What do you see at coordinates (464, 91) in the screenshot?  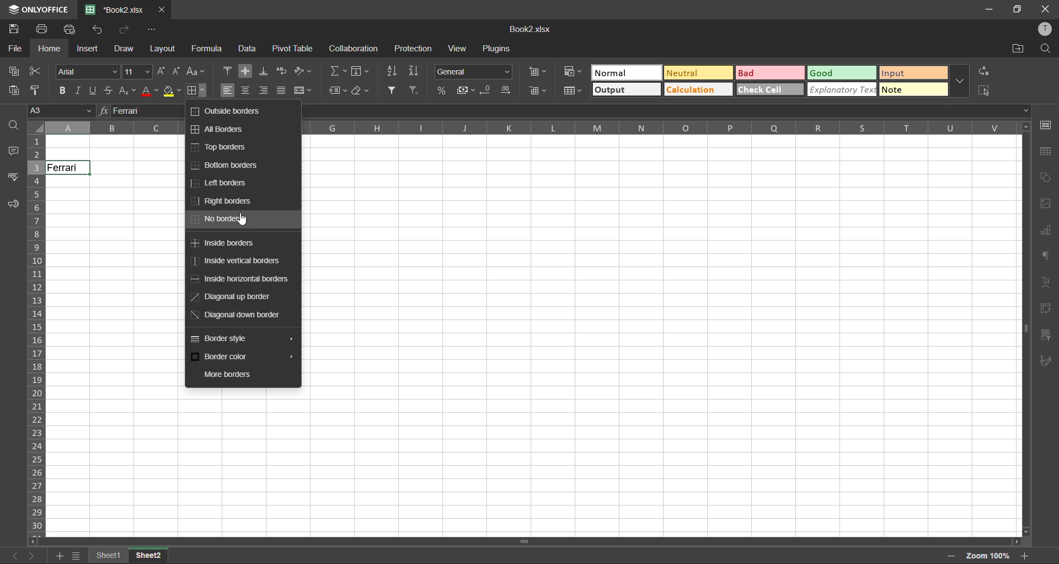 I see `accounting` at bounding box center [464, 91].